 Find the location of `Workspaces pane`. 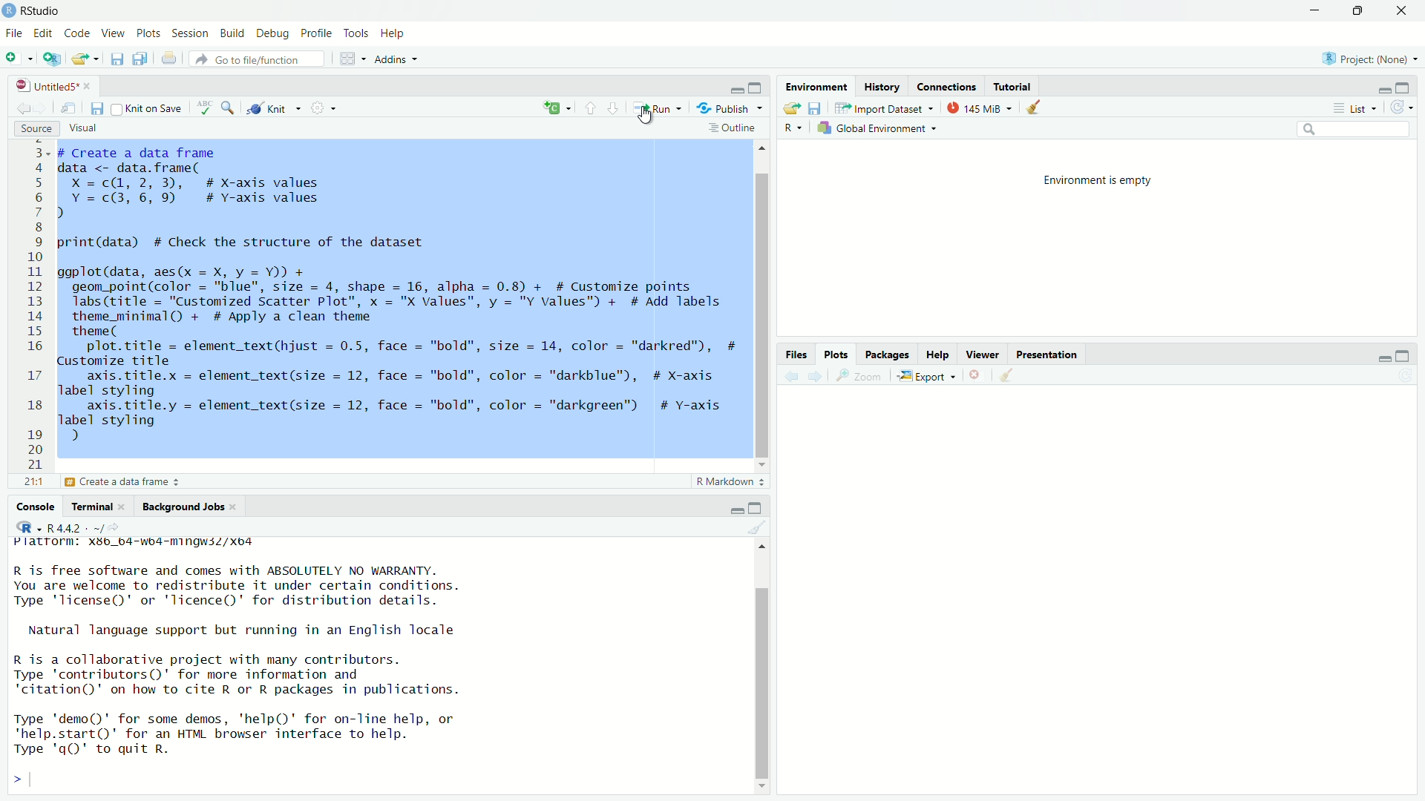

Workspaces pane is located at coordinates (353, 59).